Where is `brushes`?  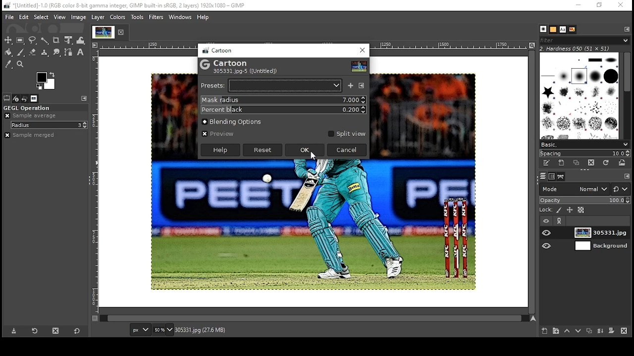 brushes is located at coordinates (581, 97).